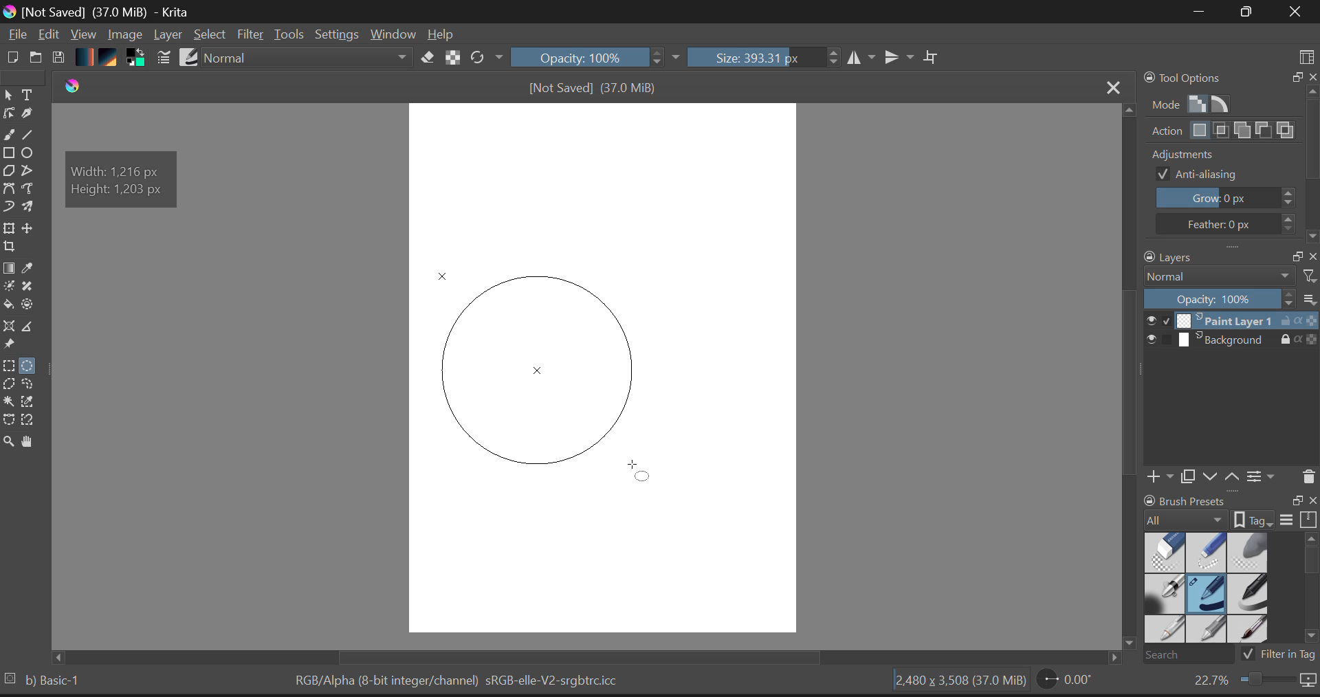  What do you see at coordinates (10, 174) in the screenshot?
I see `Polygon` at bounding box center [10, 174].